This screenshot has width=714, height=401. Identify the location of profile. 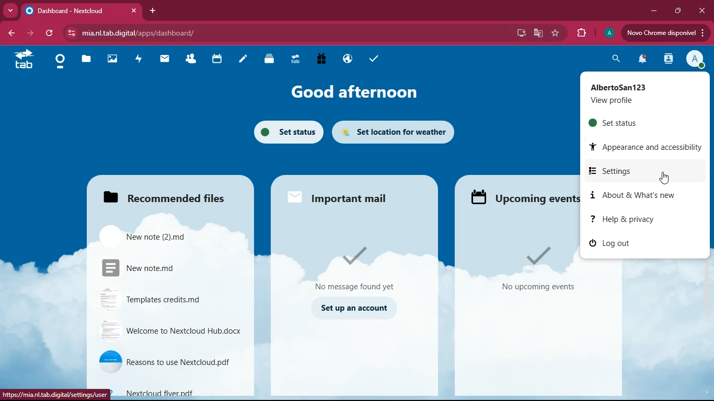
(636, 94).